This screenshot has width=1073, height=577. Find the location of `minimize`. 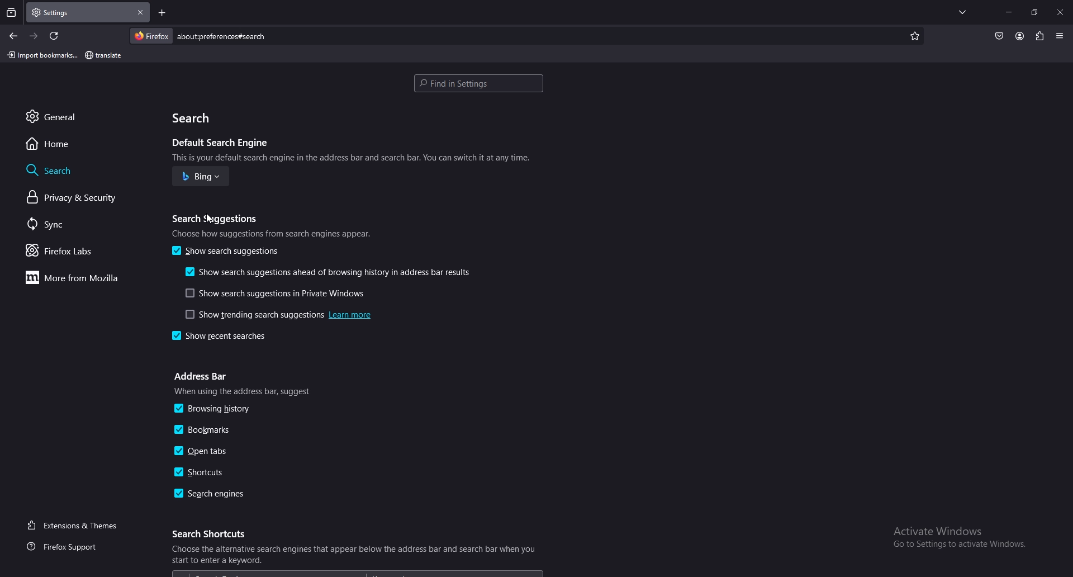

minimize is located at coordinates (1009, 12).